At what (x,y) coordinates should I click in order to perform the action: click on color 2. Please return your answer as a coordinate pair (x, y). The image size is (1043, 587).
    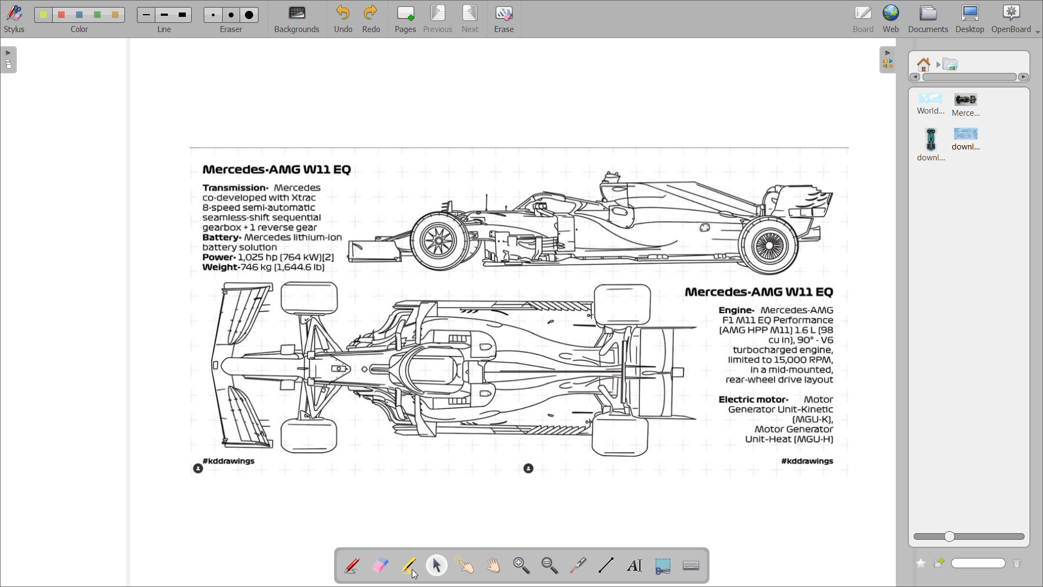
    Looking at the image, I should click on (61, 15).